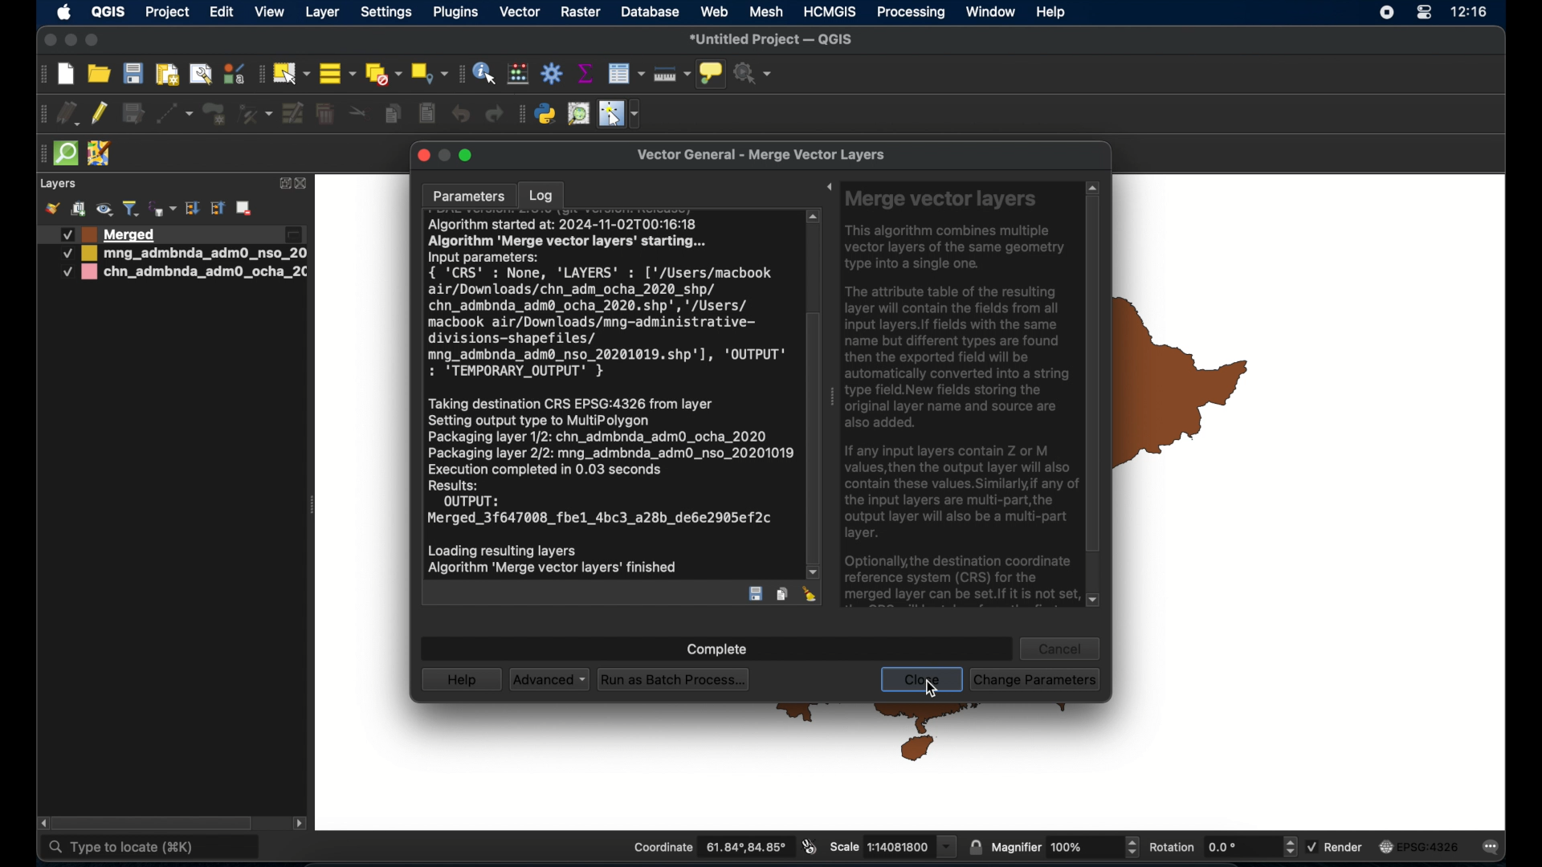 The image size is (1542, 867). Describe the element at coordinates (757, 594) in the screenshot. I see `save log entry` at that location.